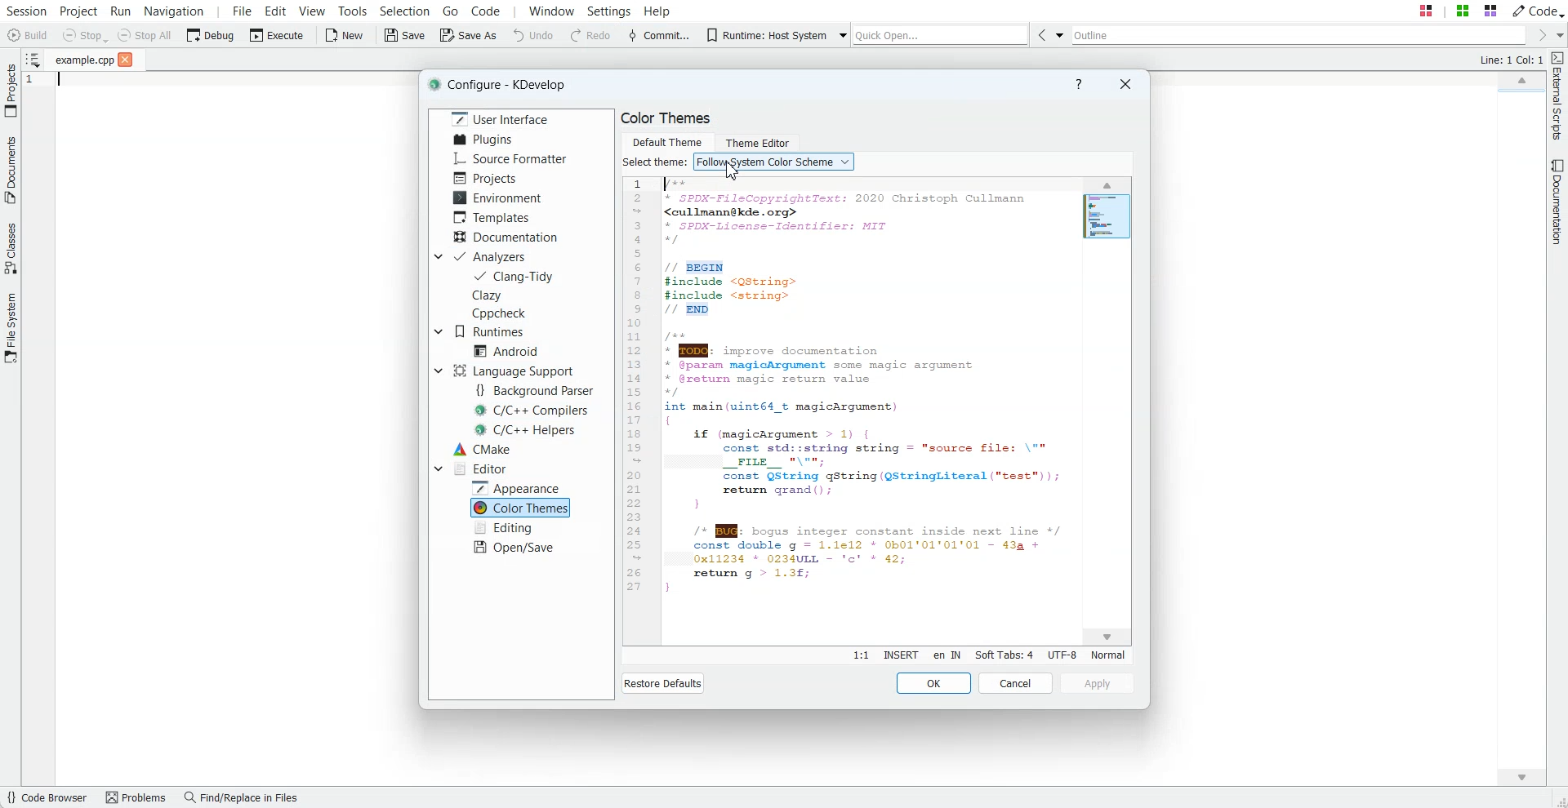 The width and height of the screenshot is (1568, 808). What do you see at coordinates (666, 140) in the screenshot?
I see `Default Theme` at bounding box center [666, 140].